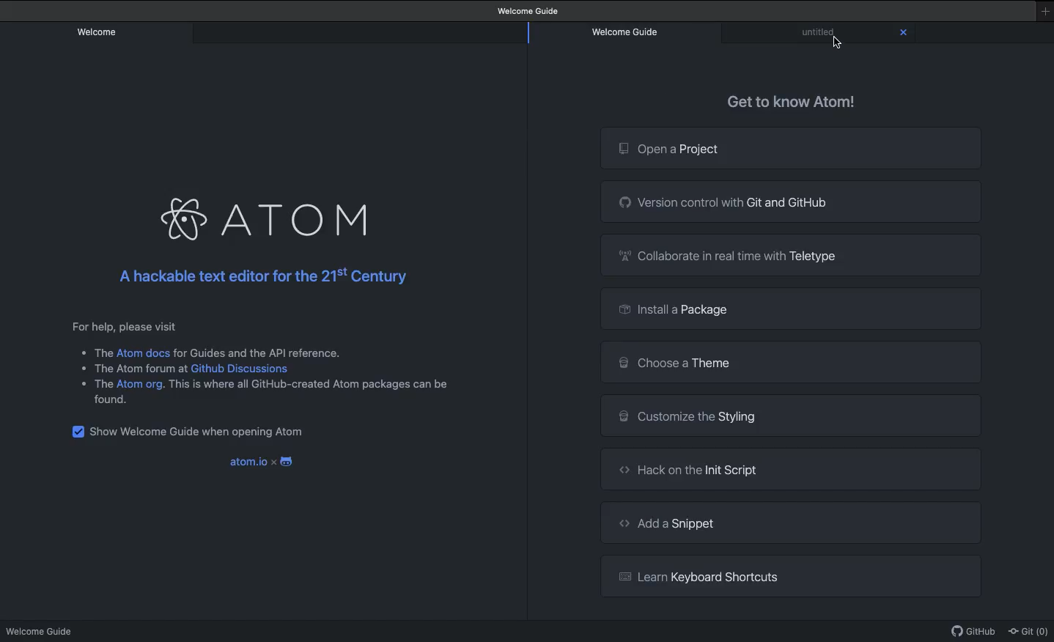 Image resolution: width=1054 pixels, height=642 pixels. I want to click on Git, so click(1030, 632).